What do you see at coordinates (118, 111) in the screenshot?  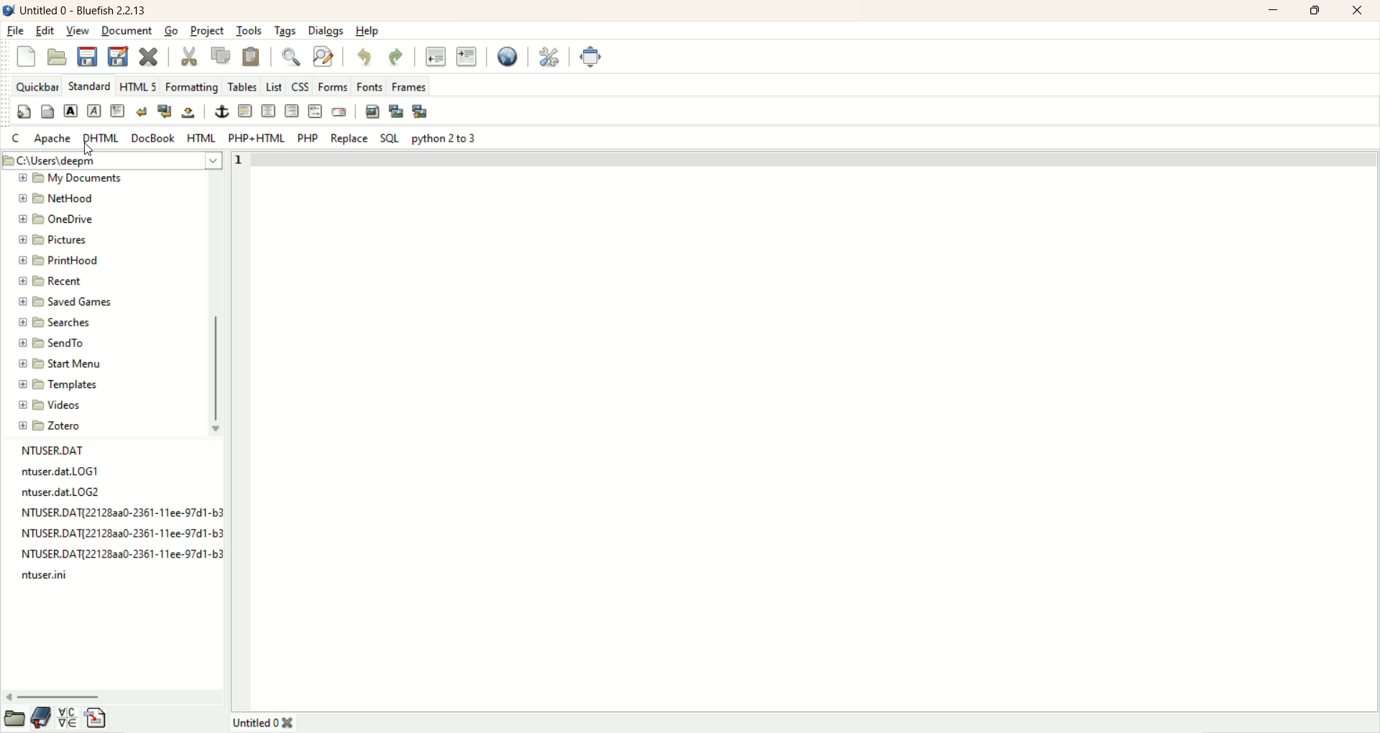 I see `paragraph` at bounding box center [118, 111].